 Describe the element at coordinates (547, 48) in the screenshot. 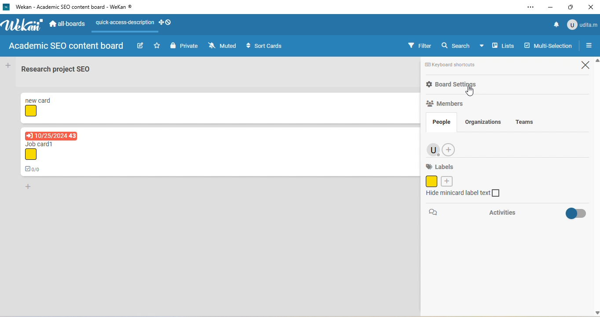

I see `multi selection` at that location.